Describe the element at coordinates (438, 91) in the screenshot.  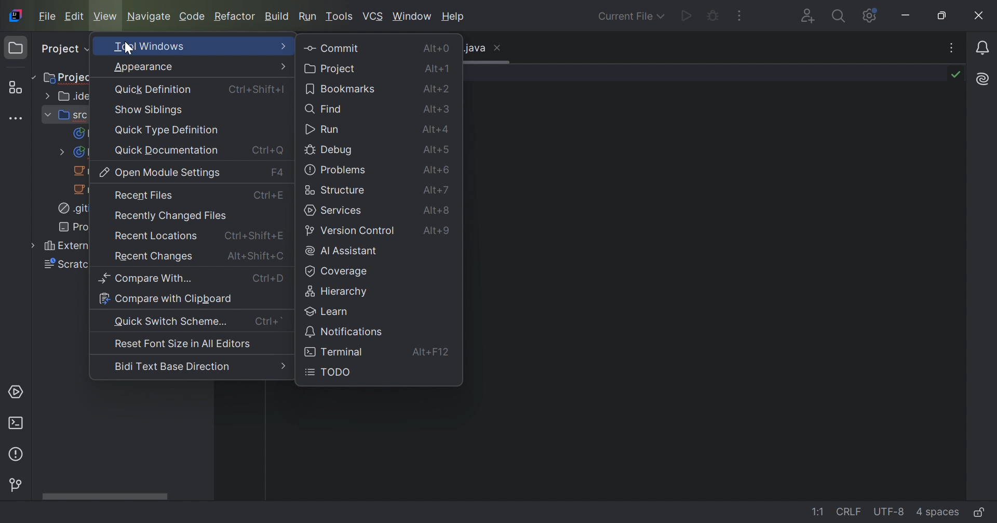
I see `Alt+2` at that location.